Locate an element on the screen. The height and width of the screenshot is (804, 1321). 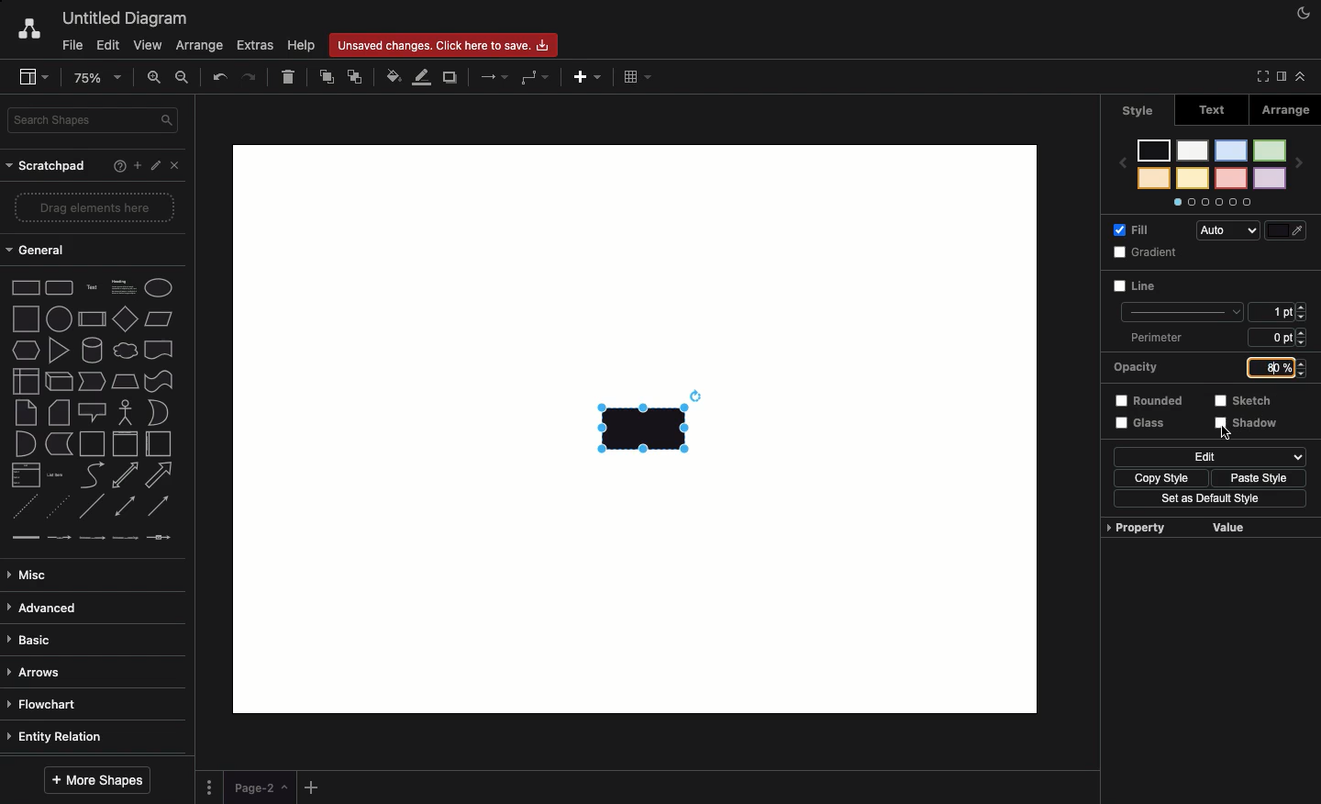
Arrange is located at coordinates (200, 46).